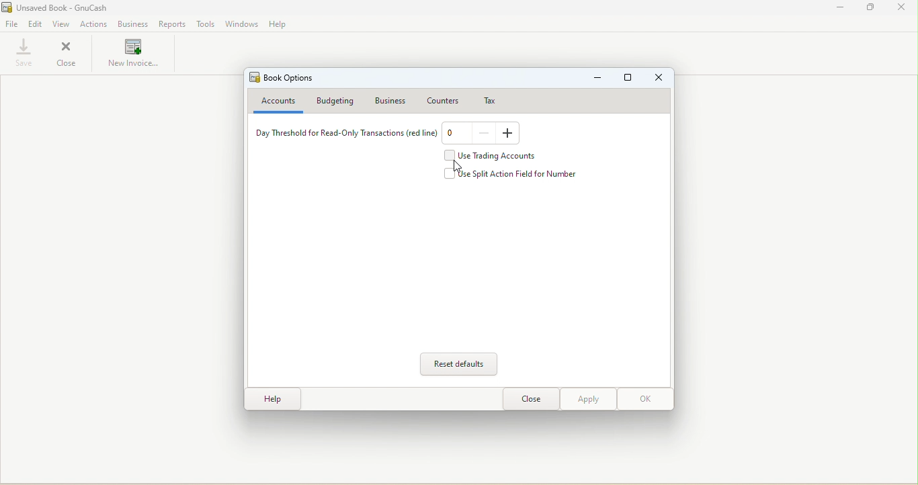 This screenshot has width=918, height=485. I want to click on Apply, so click(587, 400).